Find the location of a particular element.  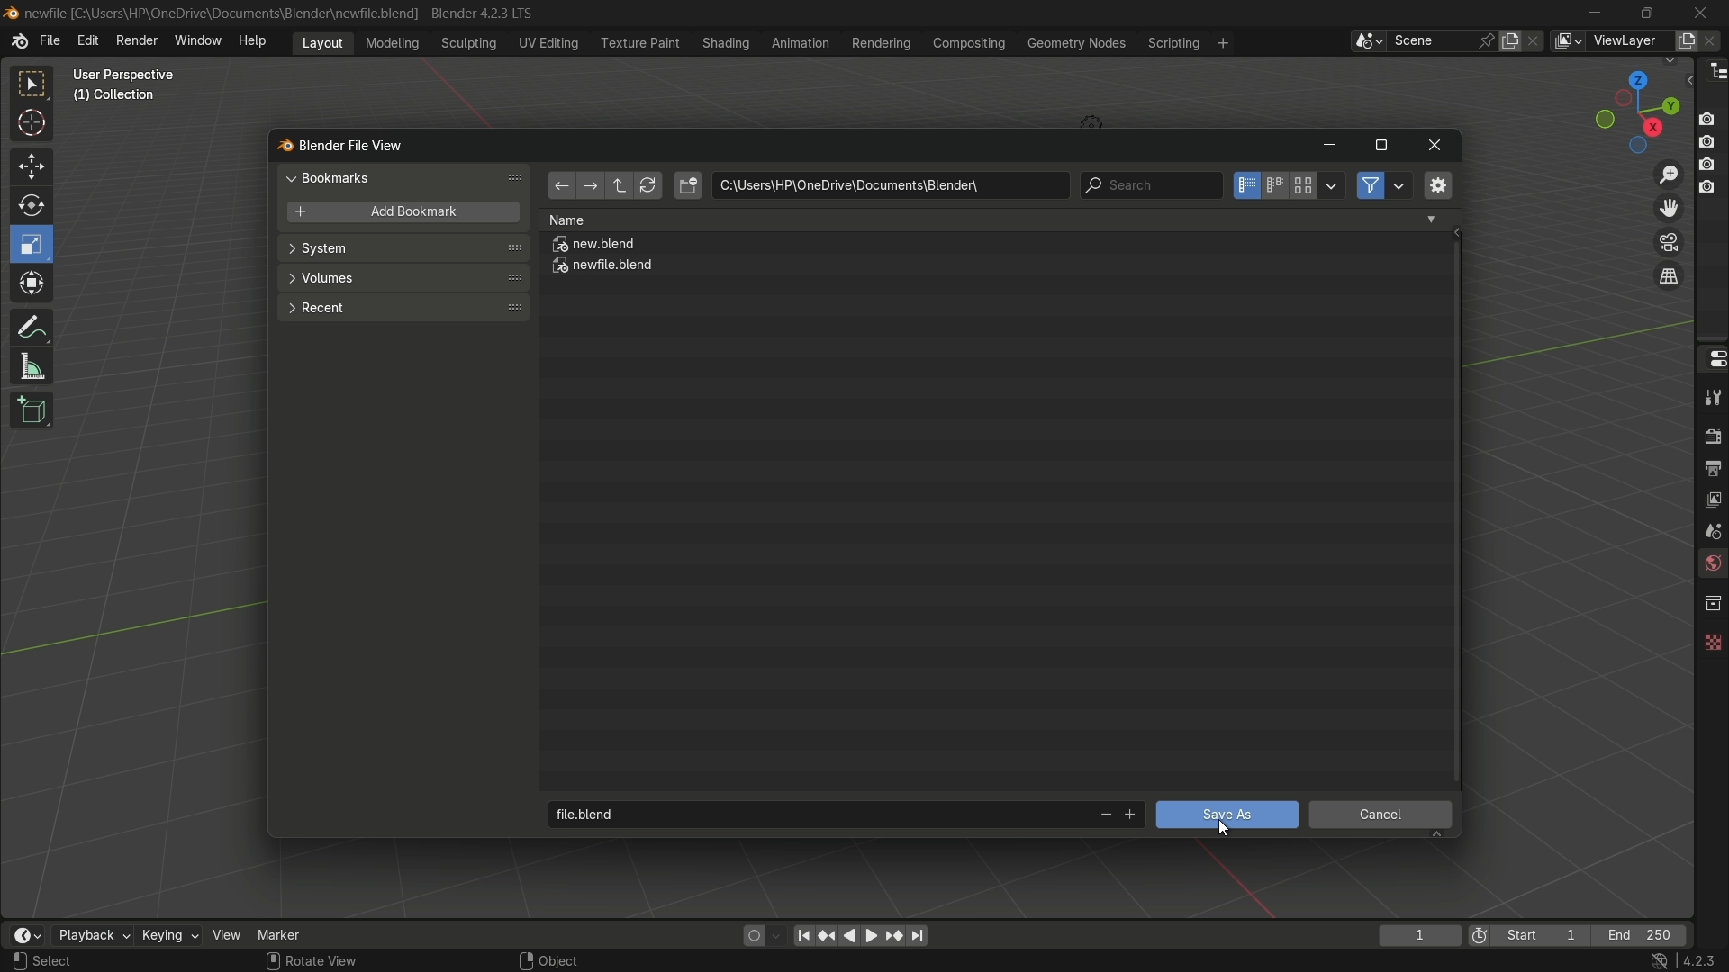

window menu is located at coordinates (199, 42).